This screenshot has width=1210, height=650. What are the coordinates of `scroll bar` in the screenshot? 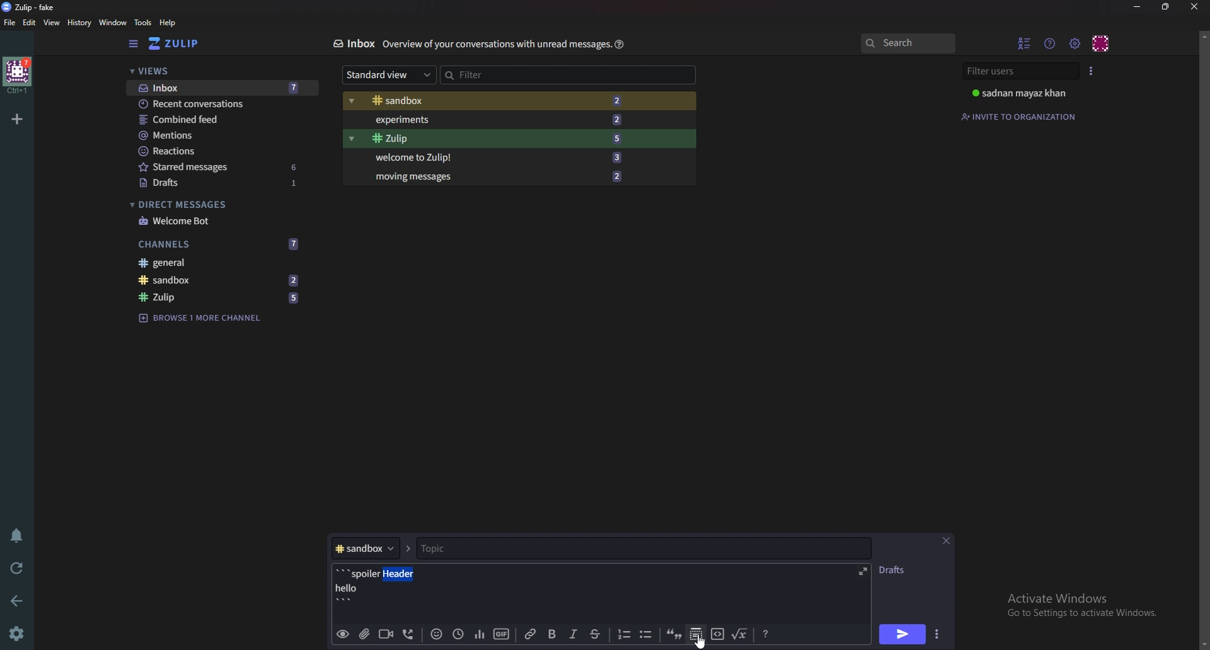 It's located at (1202, 338).